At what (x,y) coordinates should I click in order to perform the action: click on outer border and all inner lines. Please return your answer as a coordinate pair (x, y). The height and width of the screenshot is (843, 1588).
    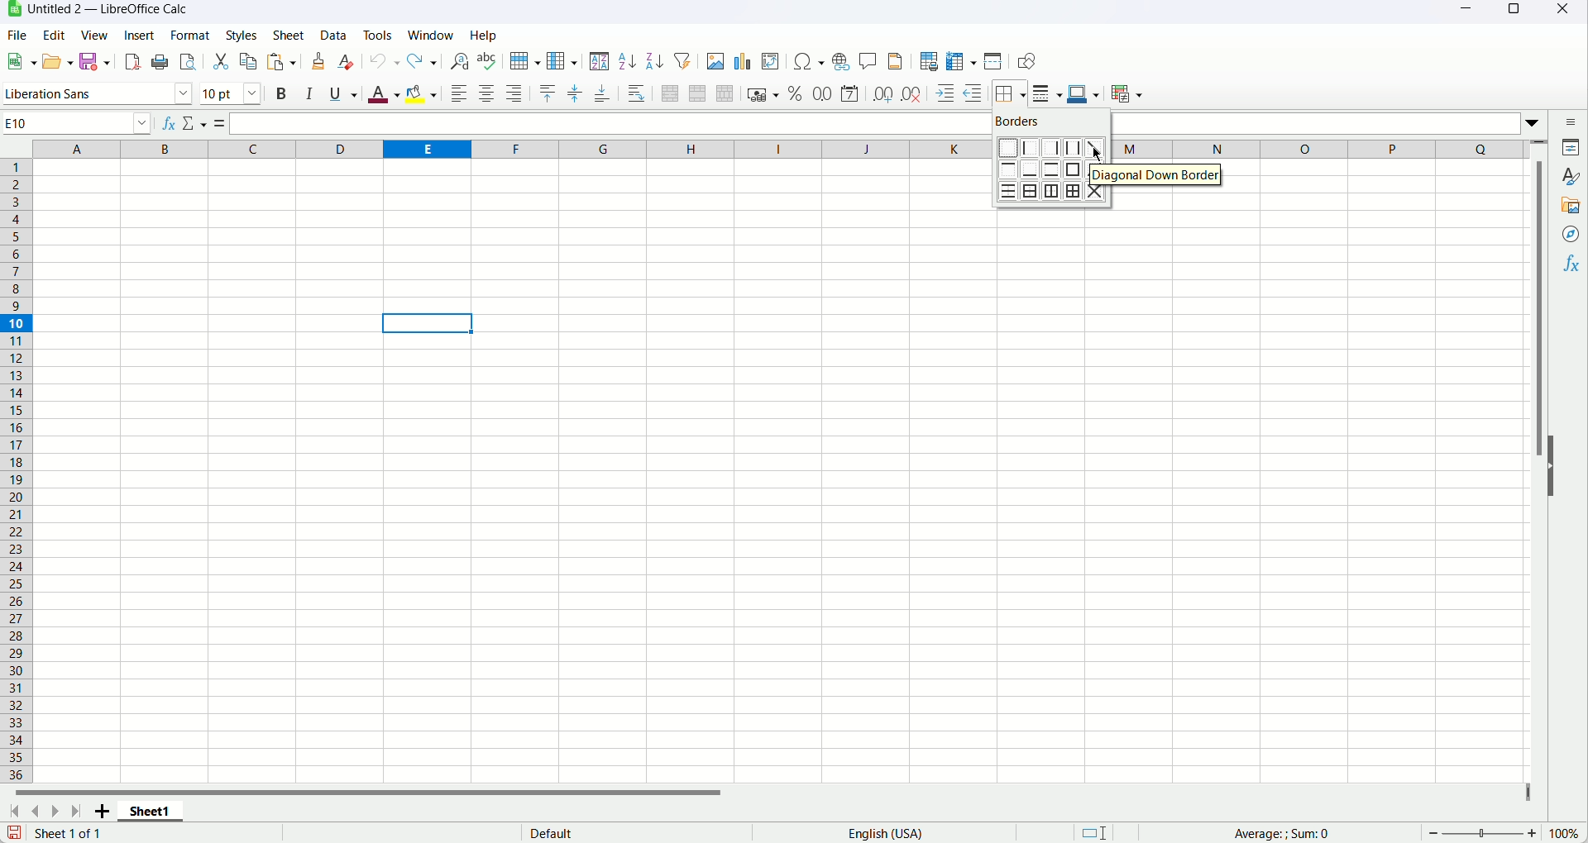
    Looking at the image, I should click on (1074, 191).